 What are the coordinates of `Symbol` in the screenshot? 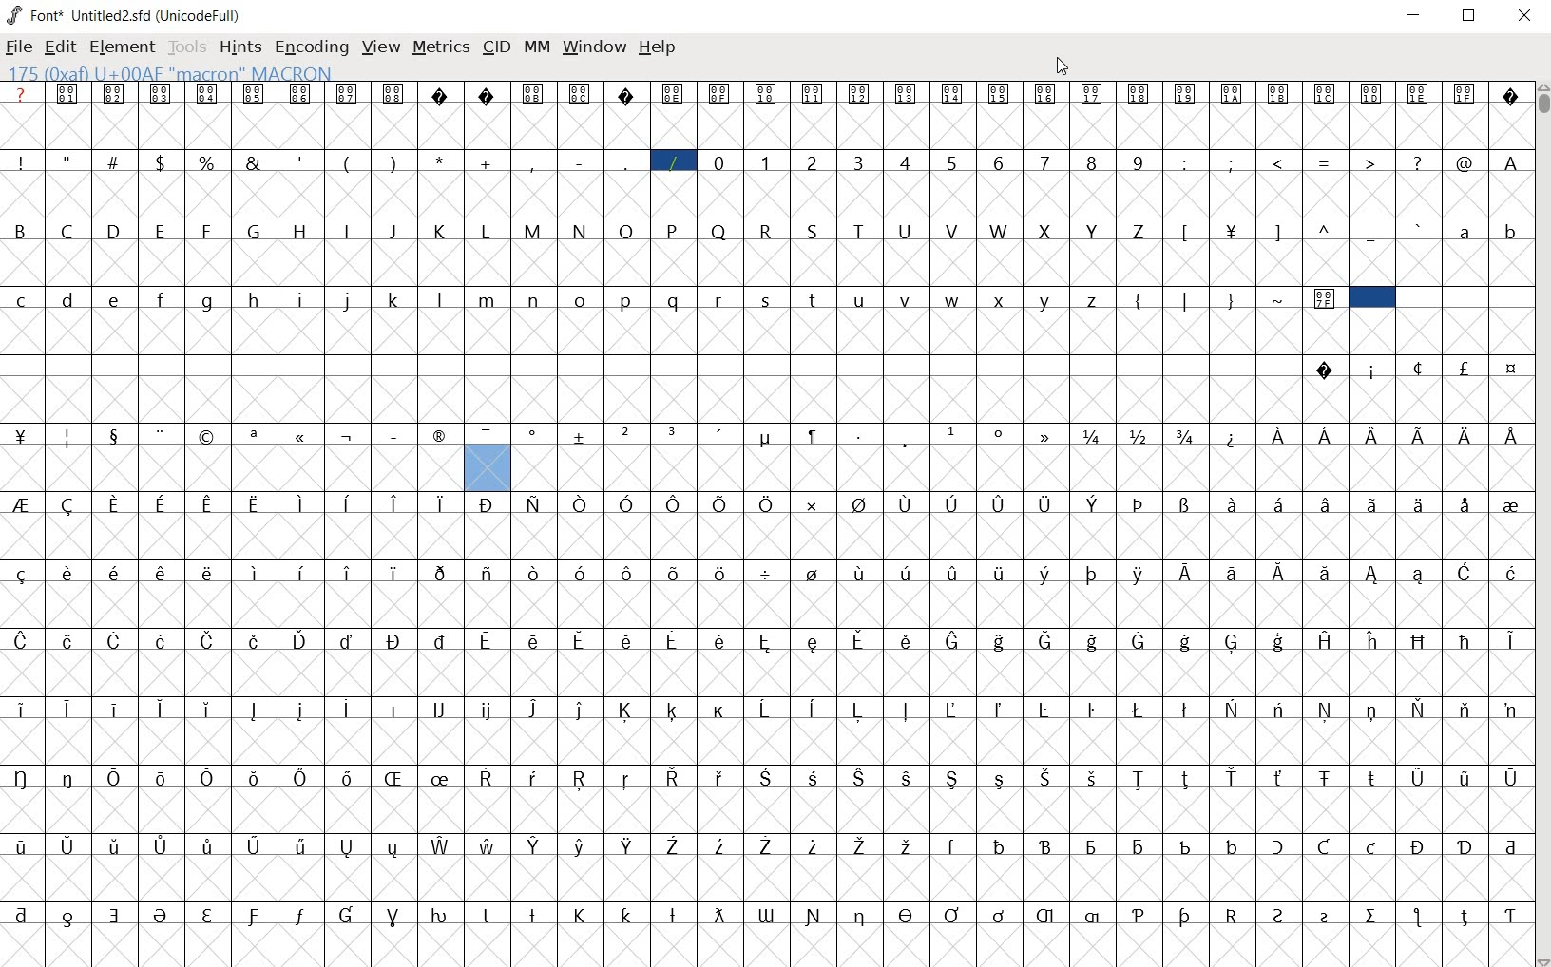 It's located at (581, 92).